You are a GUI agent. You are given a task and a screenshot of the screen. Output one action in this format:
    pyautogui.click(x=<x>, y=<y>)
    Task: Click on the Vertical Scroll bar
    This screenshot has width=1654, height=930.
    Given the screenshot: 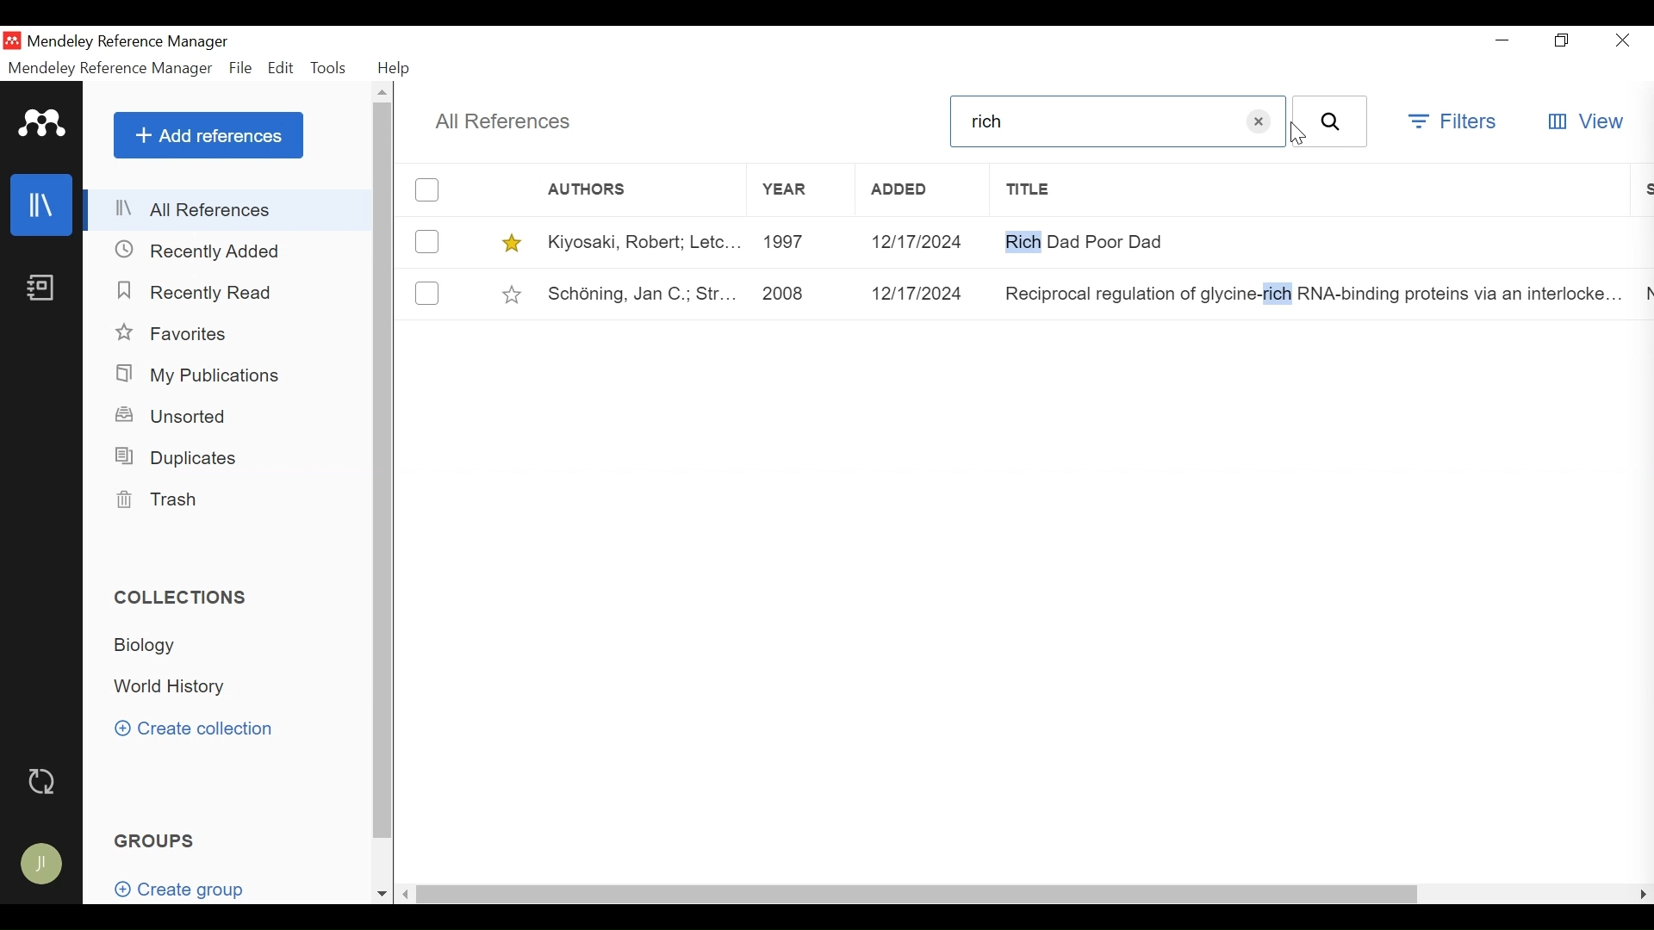 What is the action you would take?
    pyautogui.click(x=382, y=471)
    